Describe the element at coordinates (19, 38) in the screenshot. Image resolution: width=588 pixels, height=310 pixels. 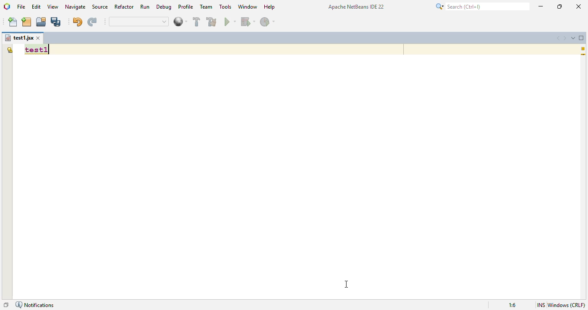
I see `file name` at that location.